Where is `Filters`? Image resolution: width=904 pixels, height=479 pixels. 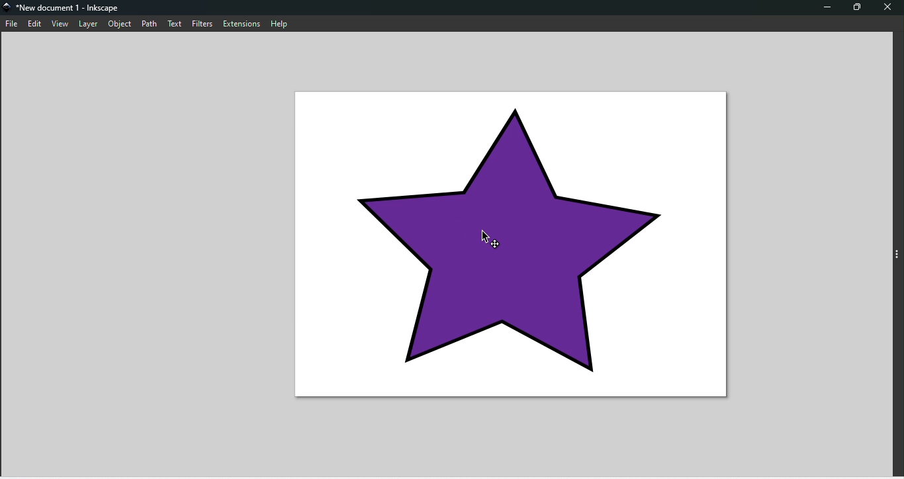
Filters is located at coordinates (205, 24).